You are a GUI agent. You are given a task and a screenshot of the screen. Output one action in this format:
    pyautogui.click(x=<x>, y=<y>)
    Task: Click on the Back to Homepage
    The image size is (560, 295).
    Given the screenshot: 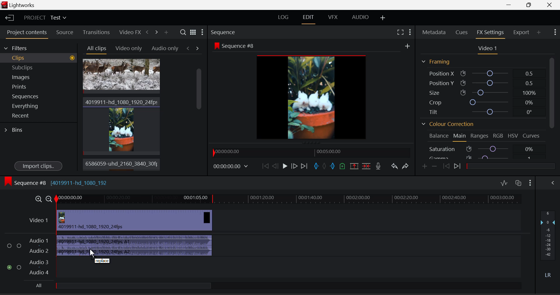 What is the action you would take?
    pyautogui.click(x=8, y=17)
    